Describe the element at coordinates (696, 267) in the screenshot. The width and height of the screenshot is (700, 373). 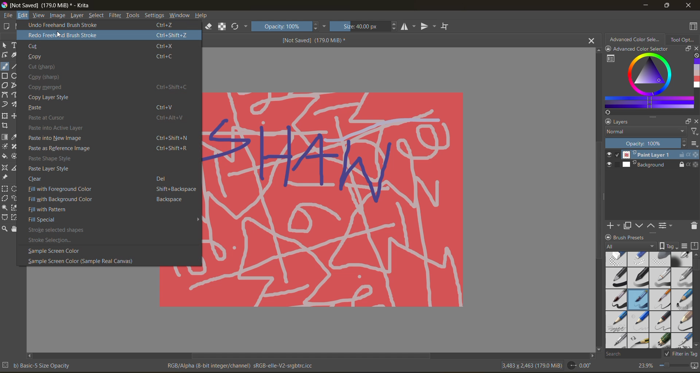
I see `vertical scroll bar` at that location.